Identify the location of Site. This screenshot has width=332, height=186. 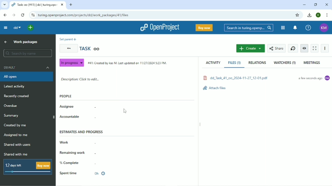
(84, 15).